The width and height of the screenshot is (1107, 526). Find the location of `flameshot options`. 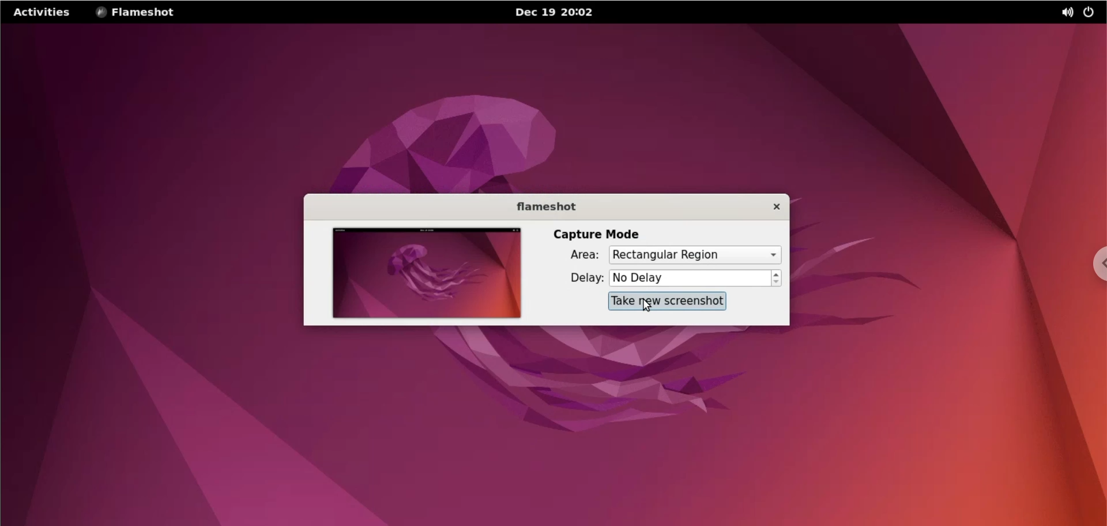

flameshot options is located at coordinates (143, 13).